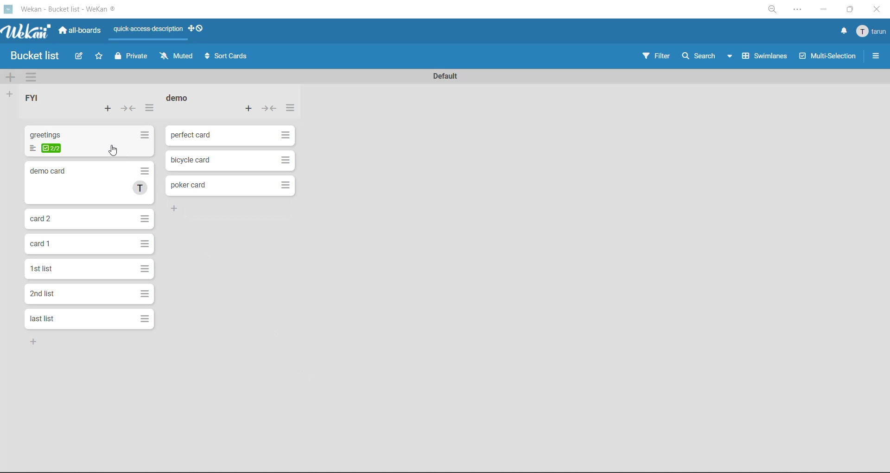  Describe the element at coordinates (8, 94) in the screenshot. I see `add list` at that location.